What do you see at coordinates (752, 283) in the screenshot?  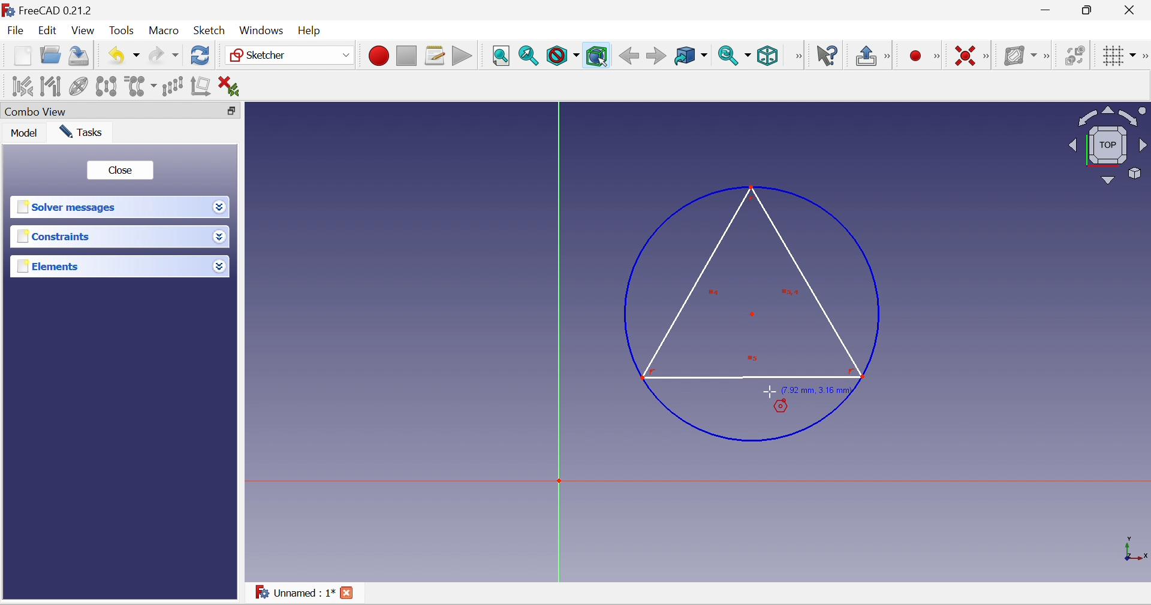 I see `Triangle` at bounding box center [752, 283].